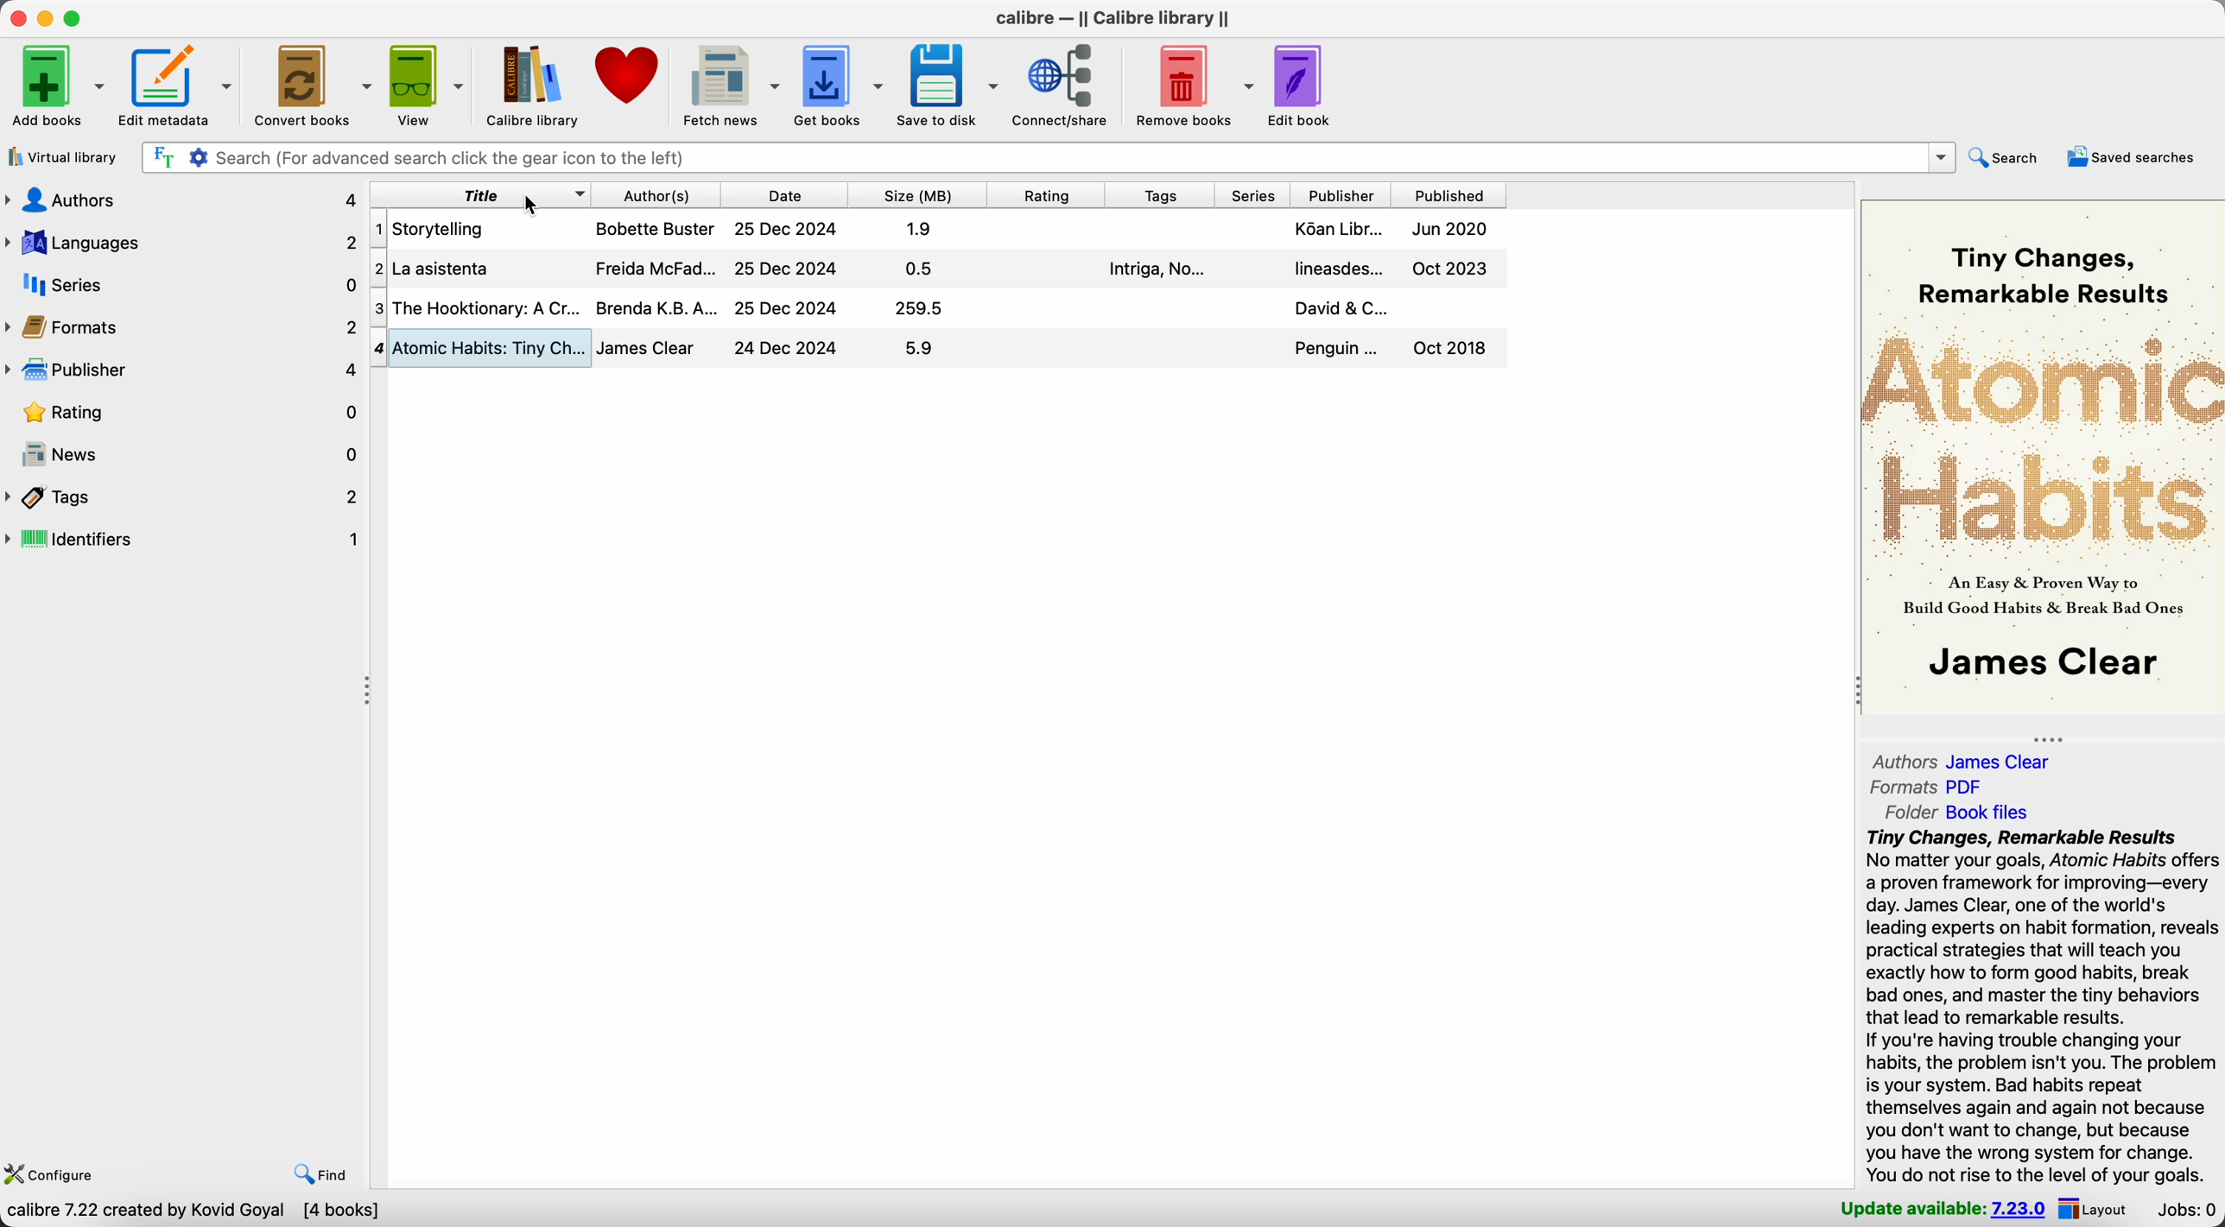 The image size is (2225, 1227). What do you see at coordinates (180, 86) in the screenshot?
I see `edit metadata` at bounding box center [180, 86].